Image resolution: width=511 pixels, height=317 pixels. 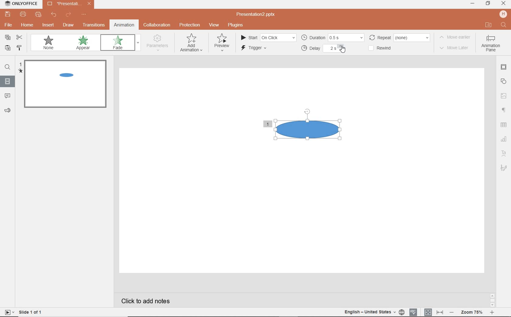 What do you see at coordinates (310, 49) in the screenshot?
I see `delay` at bounding box center [310, 49].